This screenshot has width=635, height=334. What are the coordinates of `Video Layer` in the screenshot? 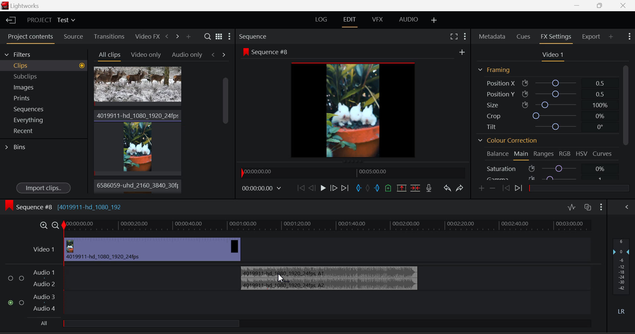 It's located at (44, 251).